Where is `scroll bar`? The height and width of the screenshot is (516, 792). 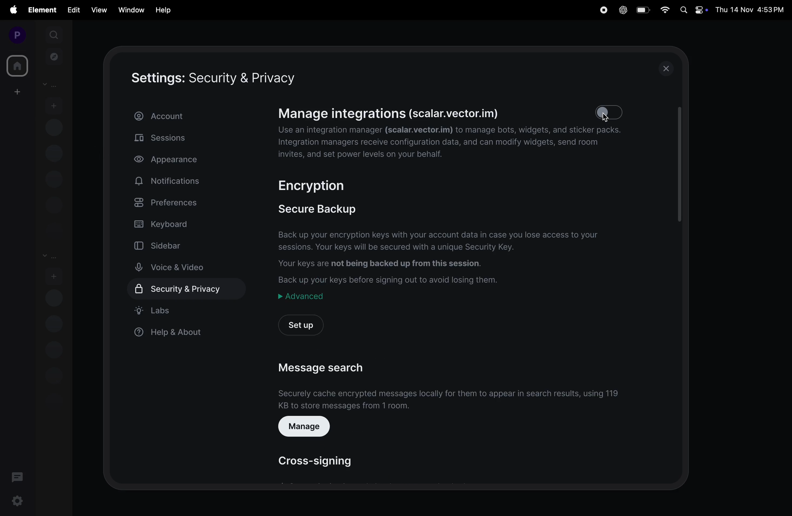 scroll bar is located at coordinates (681, 165).